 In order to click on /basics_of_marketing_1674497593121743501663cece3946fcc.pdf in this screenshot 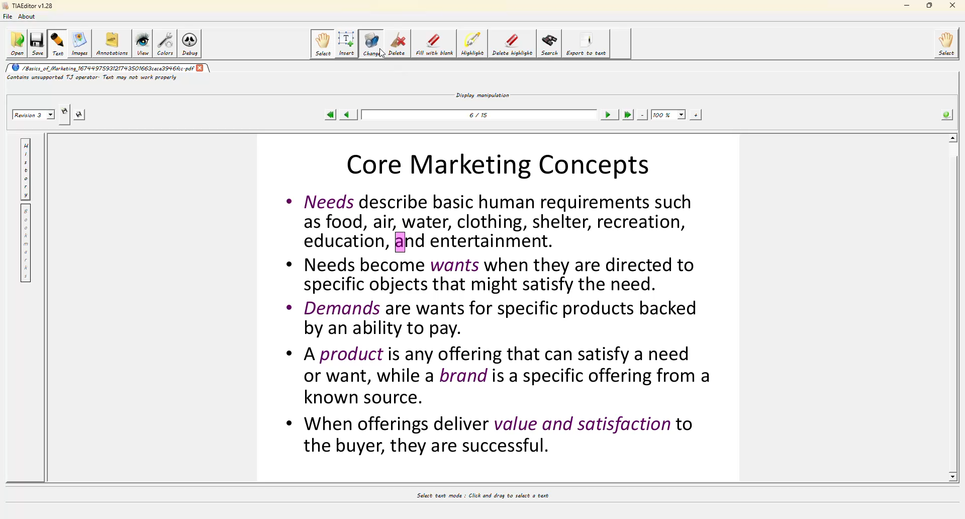, I will do `click(100, 67)`.